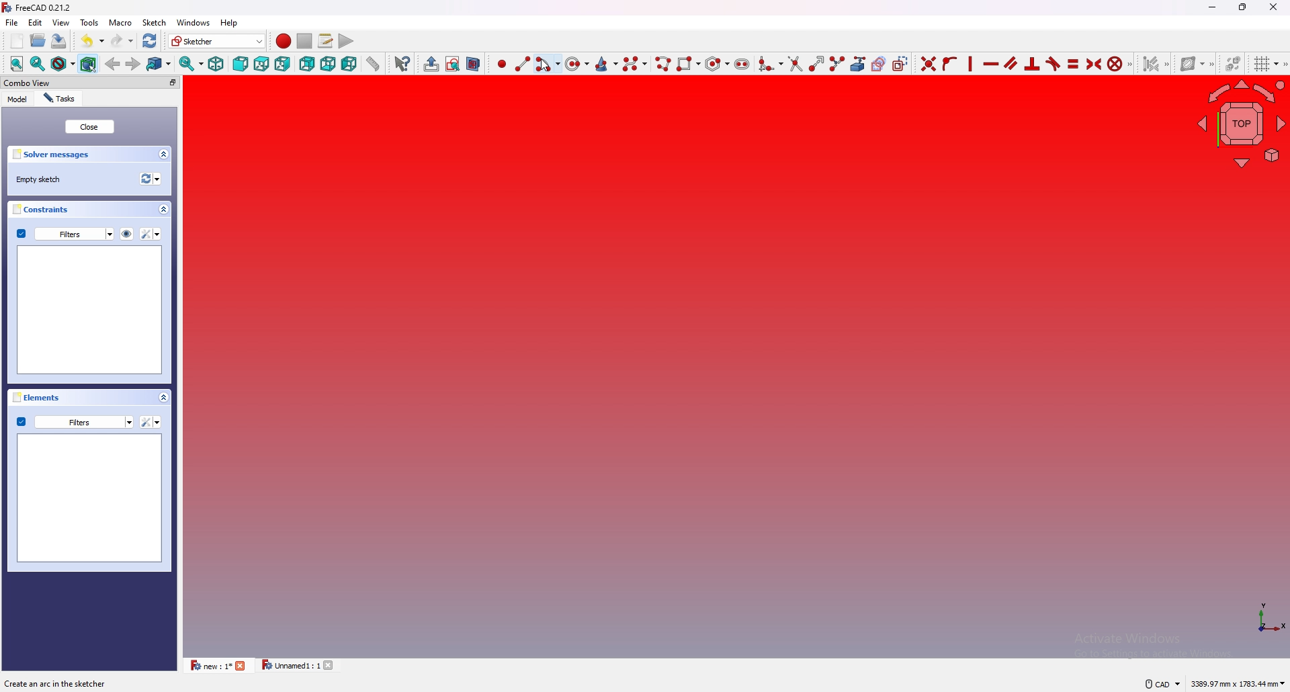 This screenshot has width=1290, height=692. I want to click on constrain symmetrical, so click(1094, 63).